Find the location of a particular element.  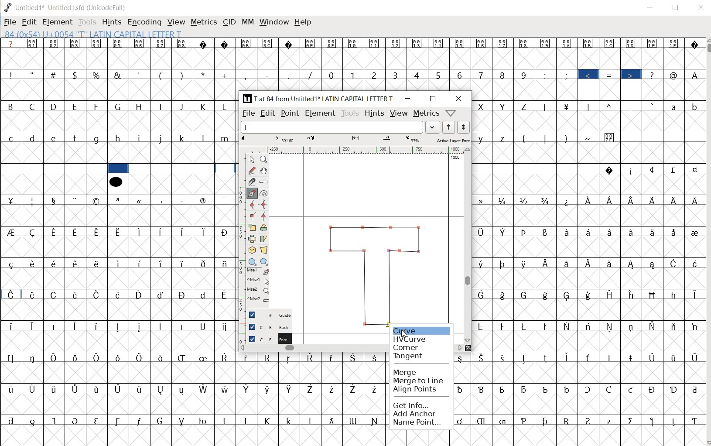

element is located at coordinates (320, 113).